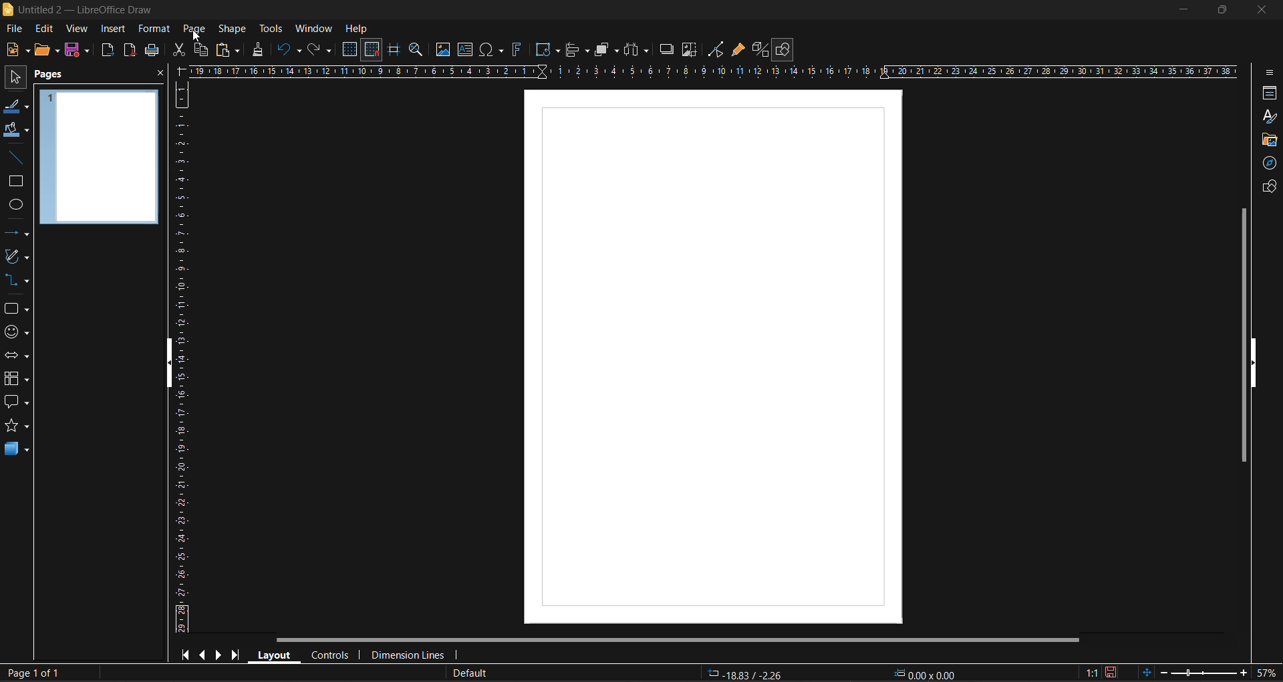 The height and width of the screenshot is (682, 1283). I want to click on undo, so click(289, 51).